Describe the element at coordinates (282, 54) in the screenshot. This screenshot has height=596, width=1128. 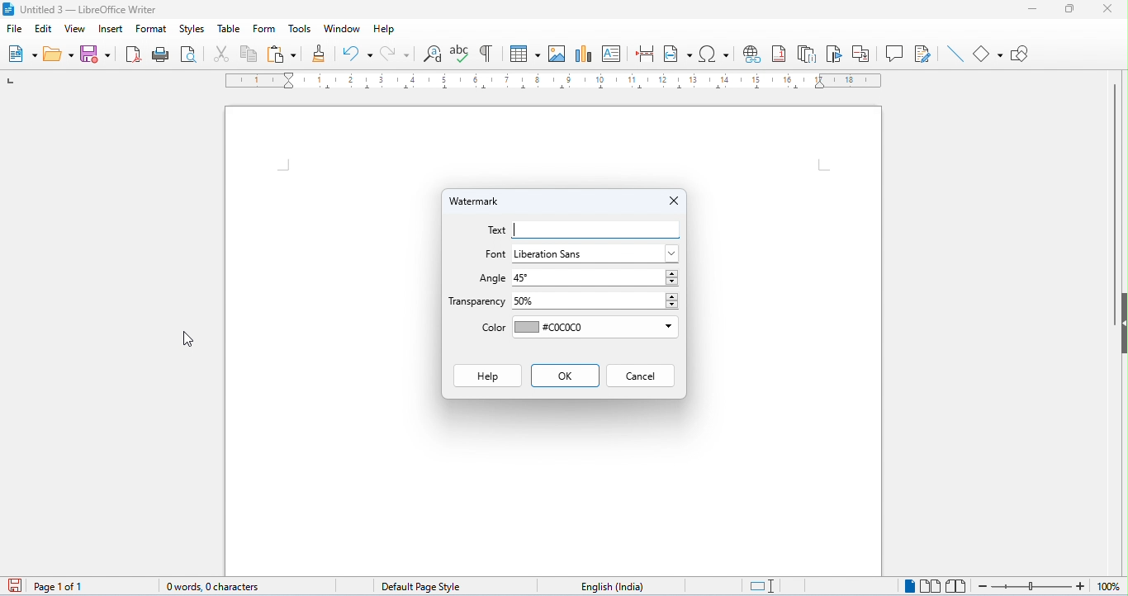
I see `paste` at that location.